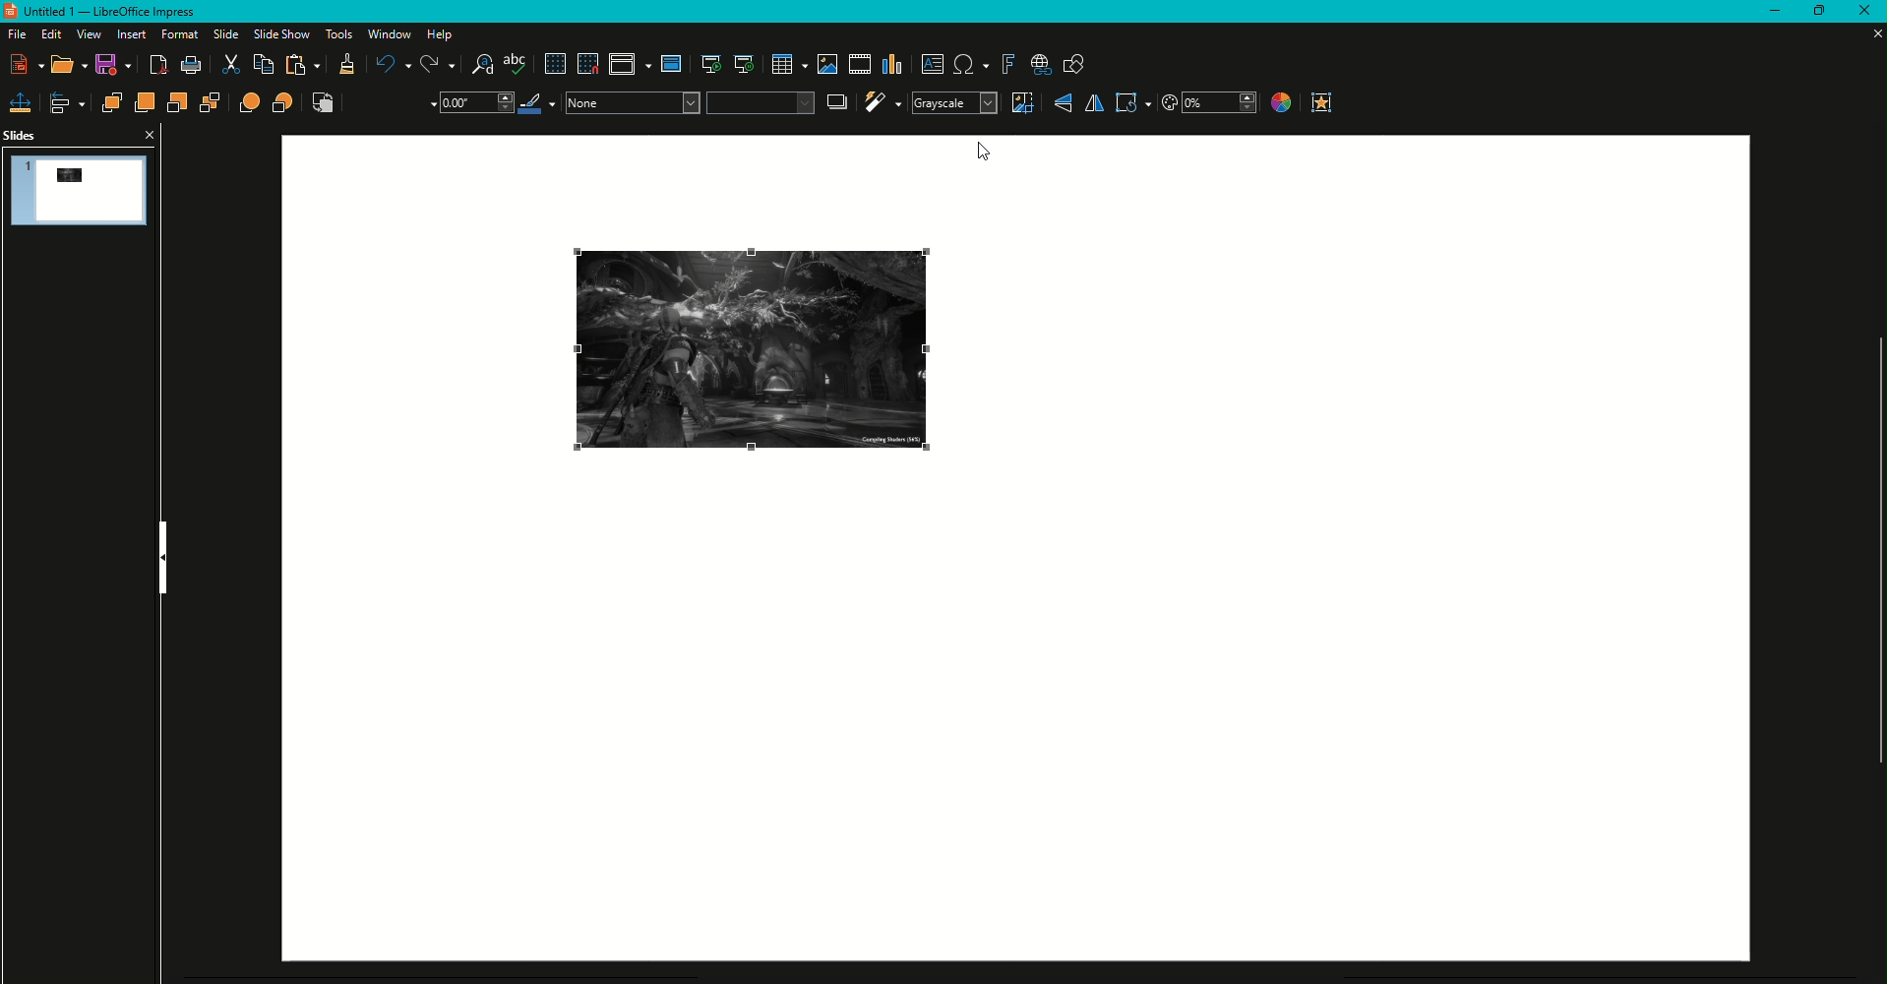 The image size is (1887, 984). I want to click on Master Slide, so click(672, 64).